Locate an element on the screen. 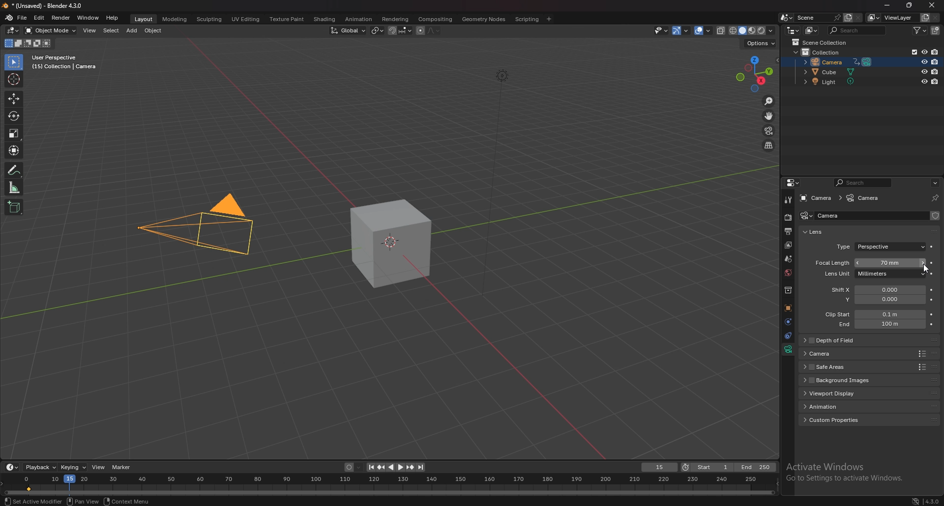 Image resolution: width=944 pixels, height=506 pixels. animate property is located at coordinates (931, 314).